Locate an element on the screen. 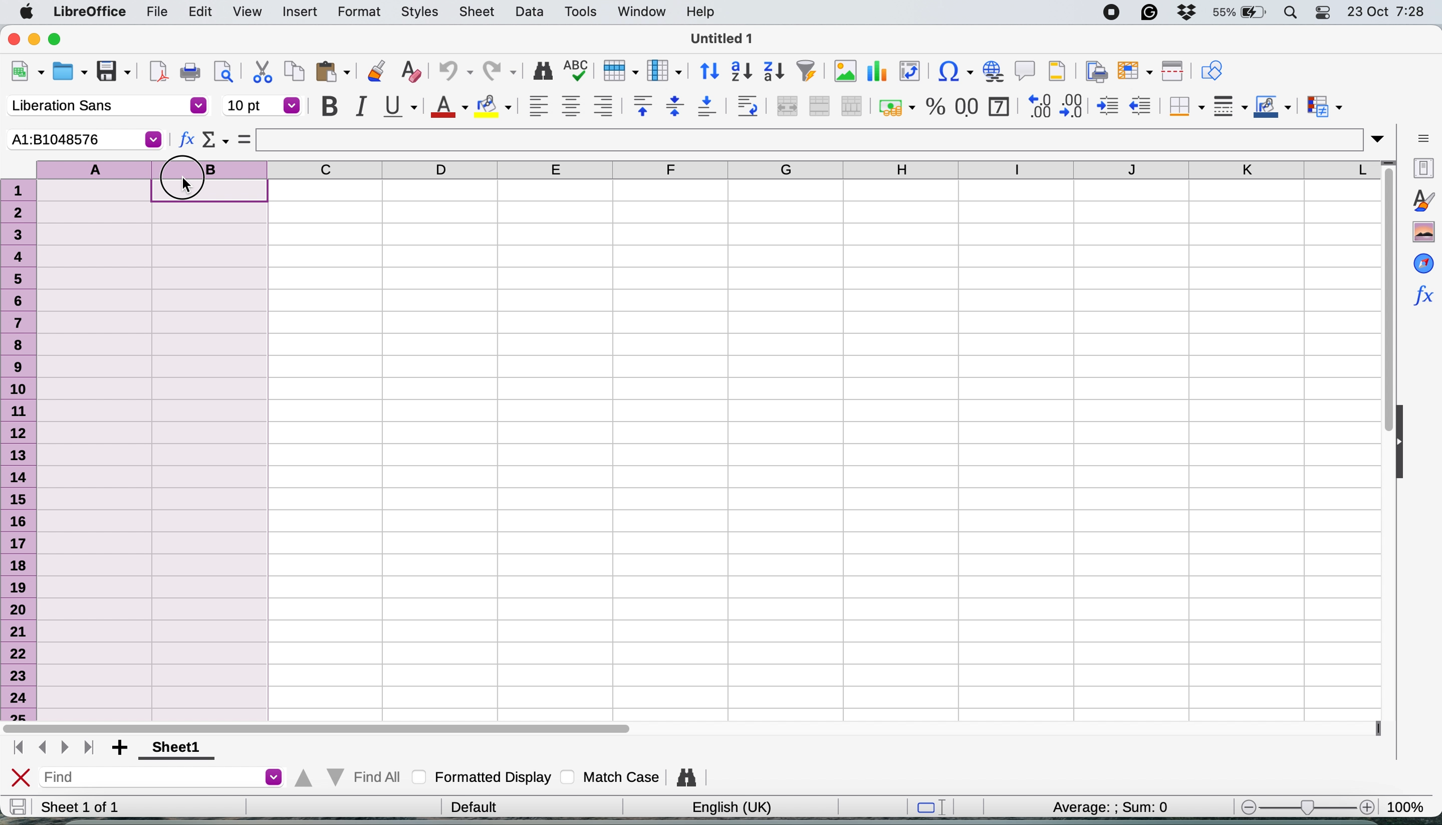 This screenshot has height=825, width=1442. redo is located at coordinates (500, 70).